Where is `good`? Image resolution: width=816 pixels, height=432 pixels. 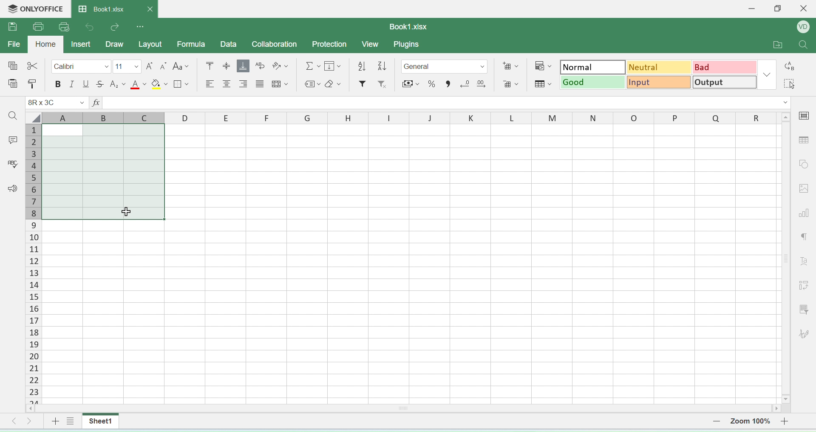
good is located at coordinates (592, 82).